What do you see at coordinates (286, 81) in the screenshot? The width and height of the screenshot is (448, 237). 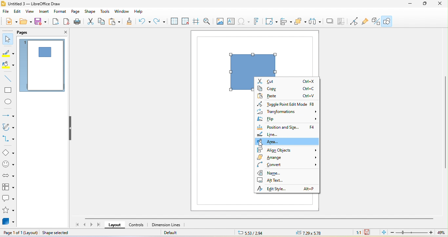 I see `cut` at bounding box center [286, 81].